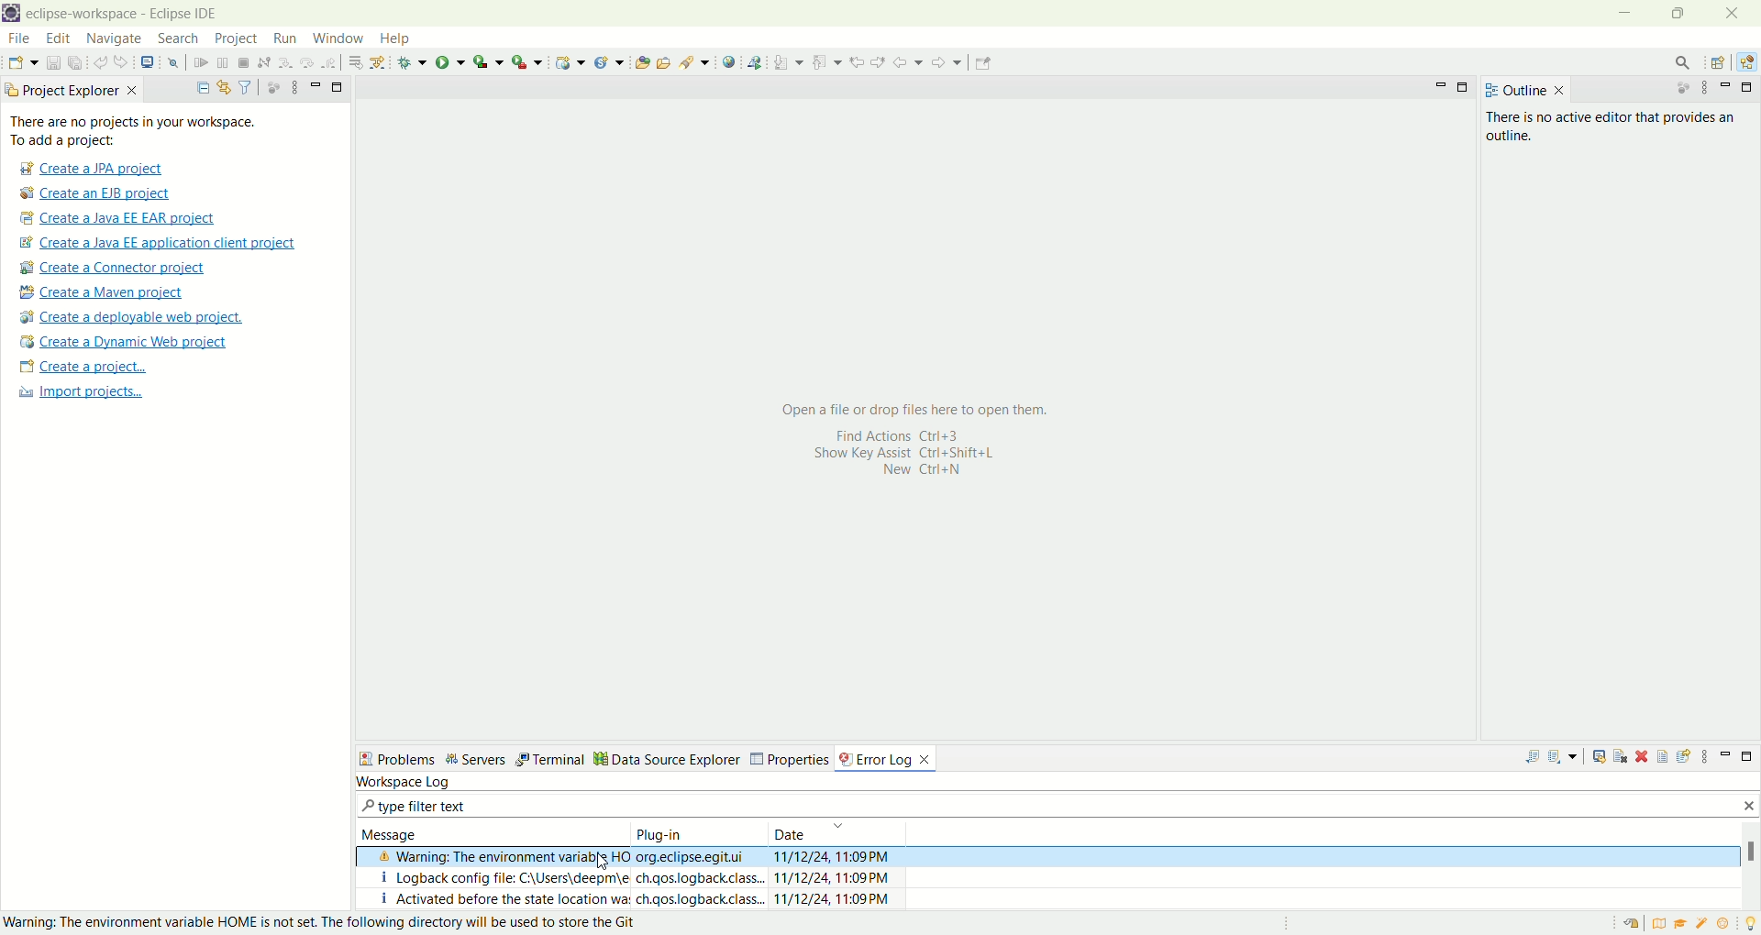 Image resolution: width=1761 pixels, height=935 pixels. I want to click on terminal, so click(570, 757).